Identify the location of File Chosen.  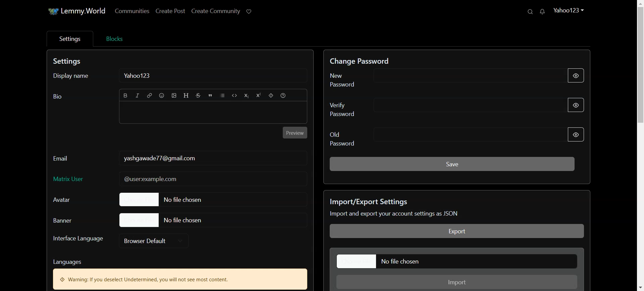
(162, 220).